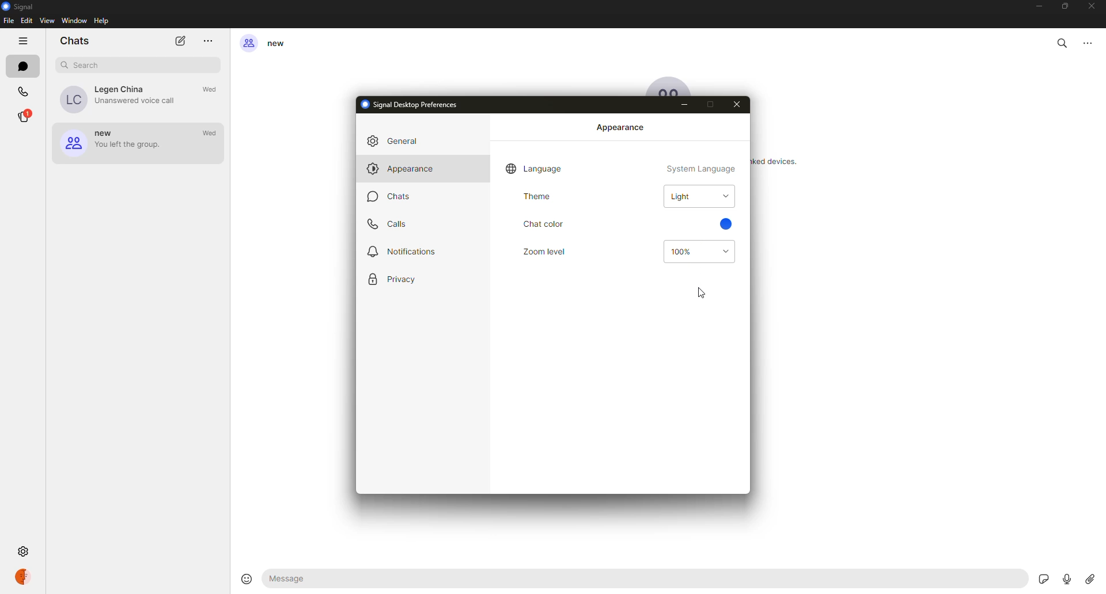 Image resolution: width=1106 pixels, height=594 pixels. Describe the element at coordinates (1063, 43) in the screenshot. I see `search` at that location.